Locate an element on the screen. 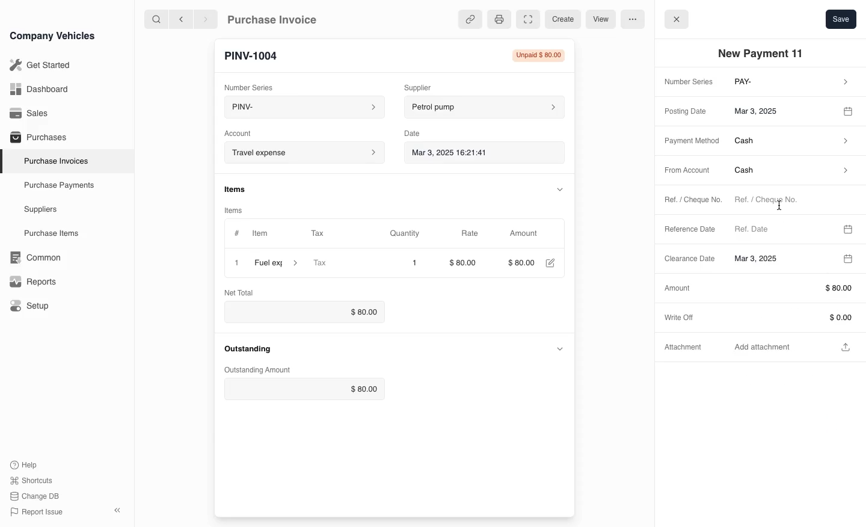 This screenshot has height=527, width=866. full screen is located at coordinates (527, 20).